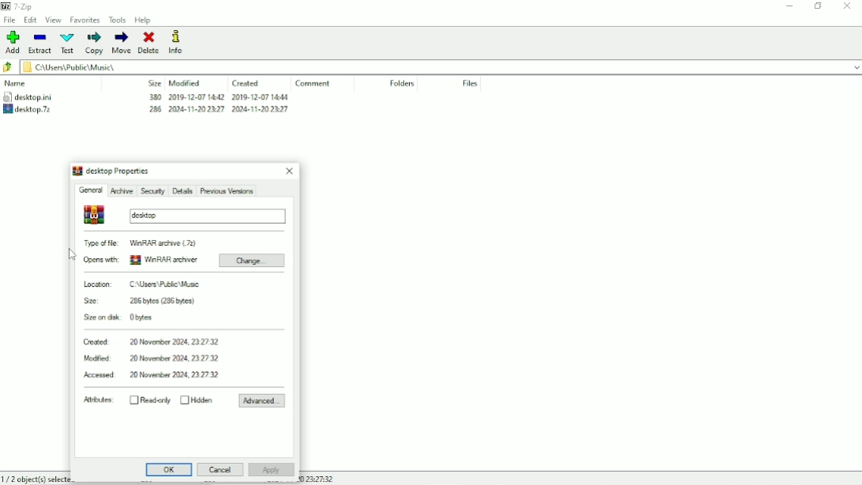 Image resolution: width=862 pixels, height=485 pixels. What do you see at coordinates (178, 42) in the screenshot?
I see `Info` at bounding box center [178, 42].